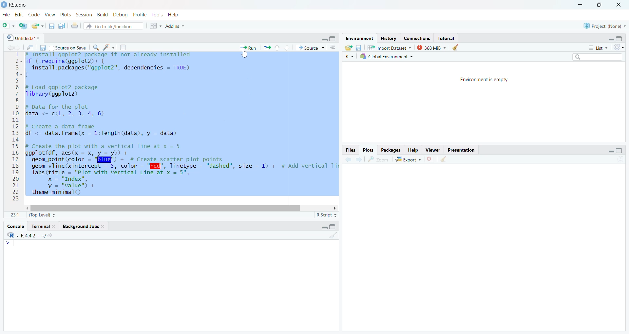  I want to click on clear, so click(444, 159).